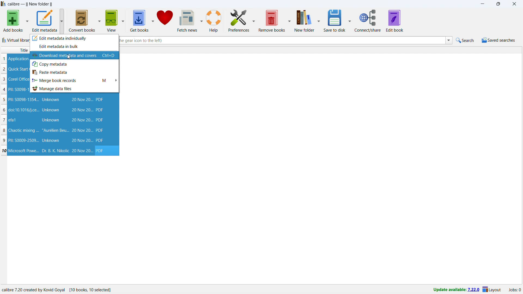 Image resolution: width=523 pixels, height=294 pixels. Describe the element at coordinates (4, 79) in the screenshot. I see `3` at that location.